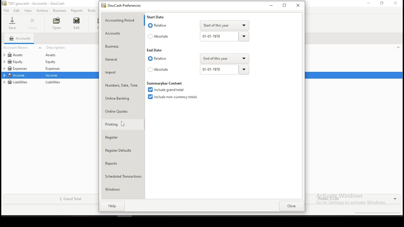  I want to click on minimize, so click(368, 3).